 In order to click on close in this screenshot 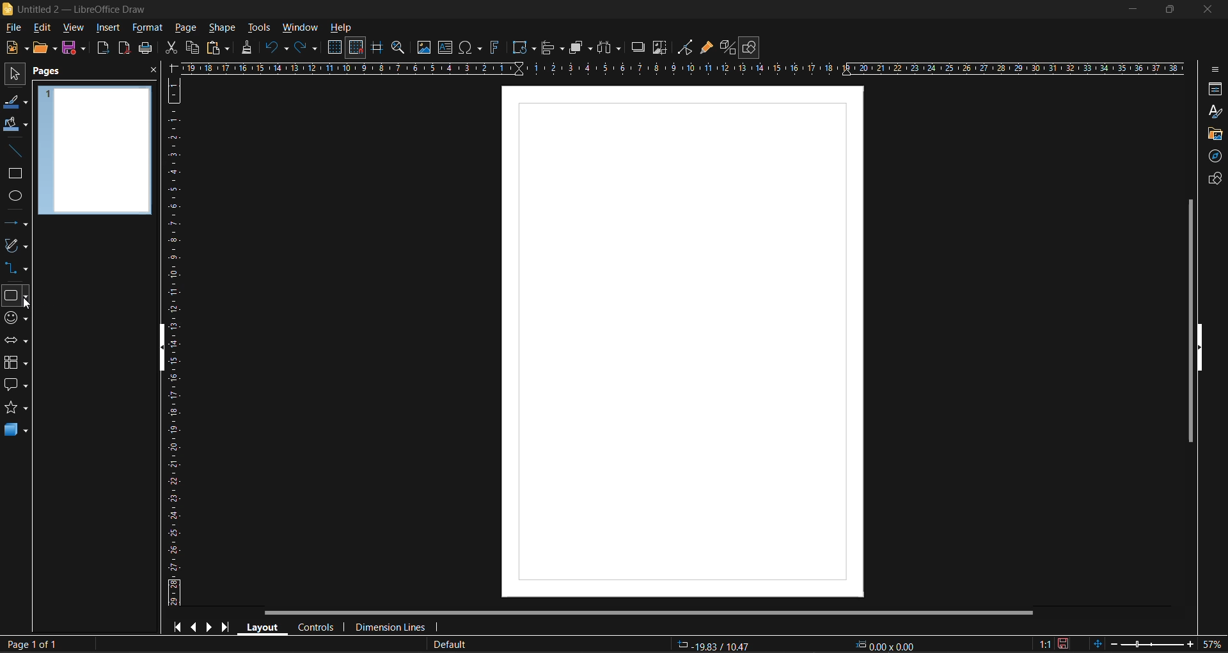, I will do `click(153, 71)`.